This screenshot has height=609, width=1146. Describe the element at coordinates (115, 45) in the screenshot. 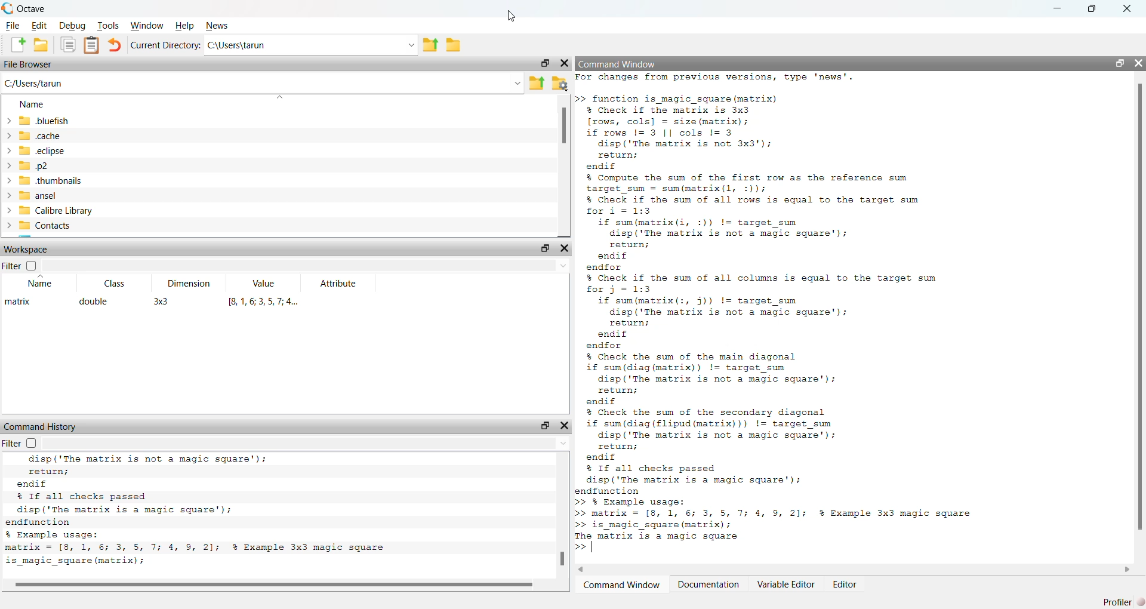

I see `Undo` at that location.